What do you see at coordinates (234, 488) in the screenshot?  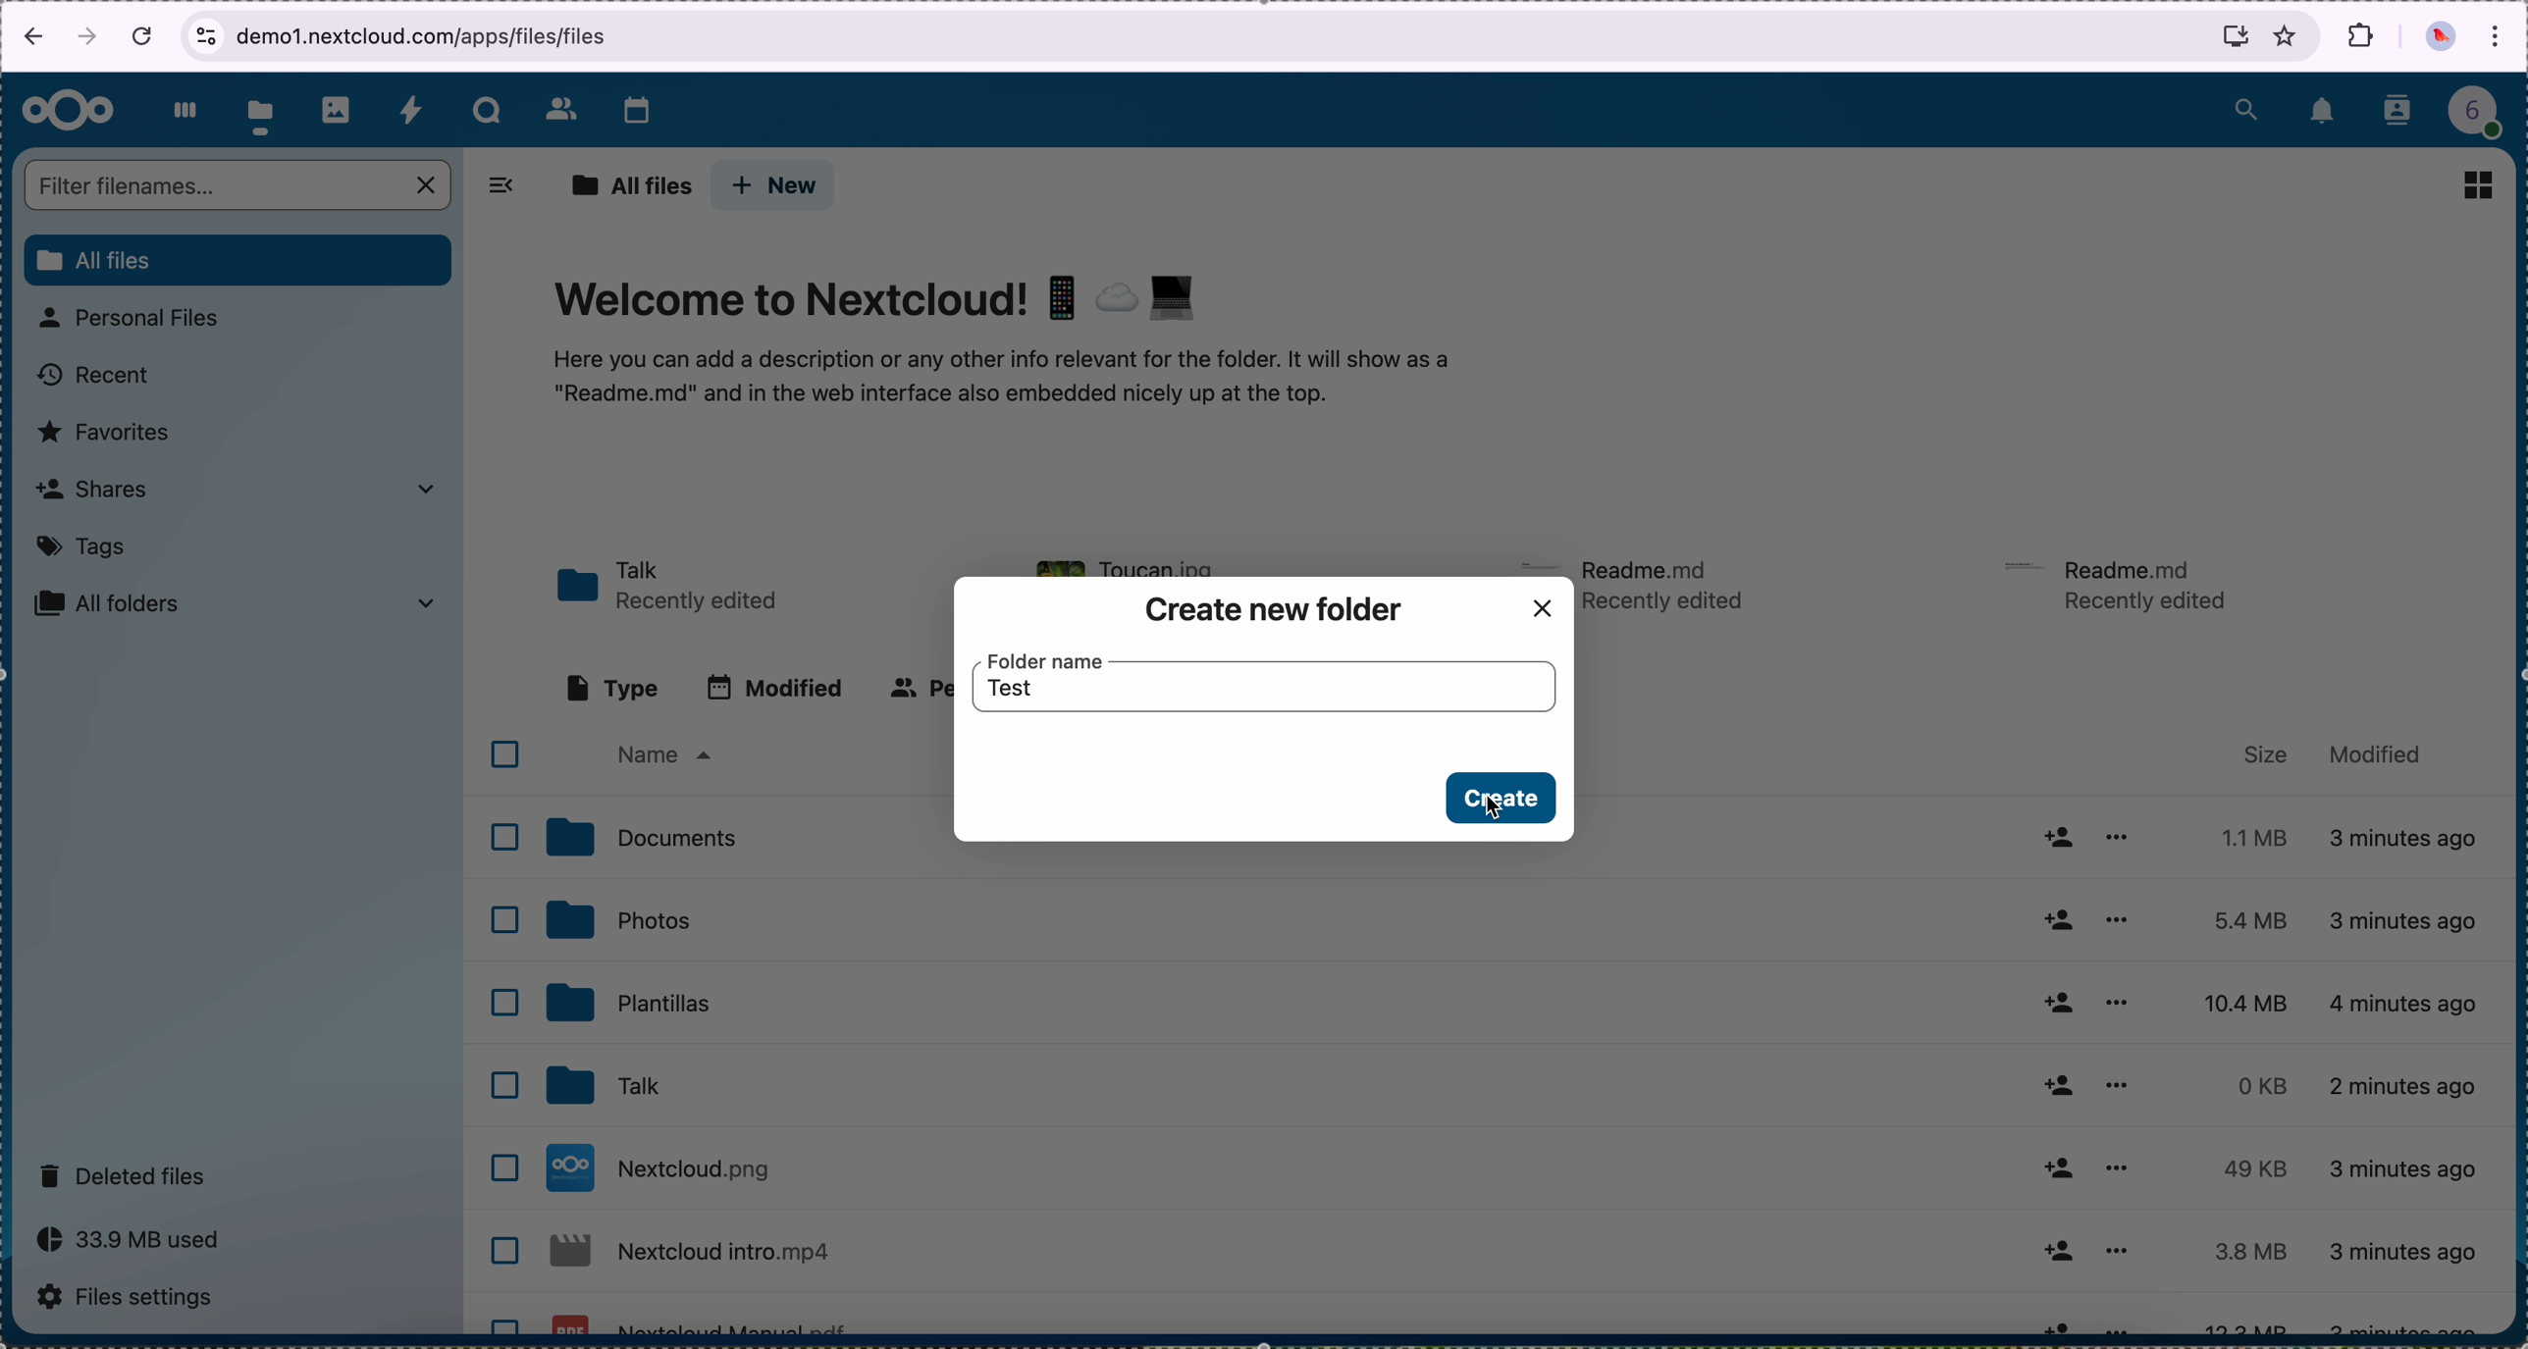 I see `shares` at bounding box center [234, 488].